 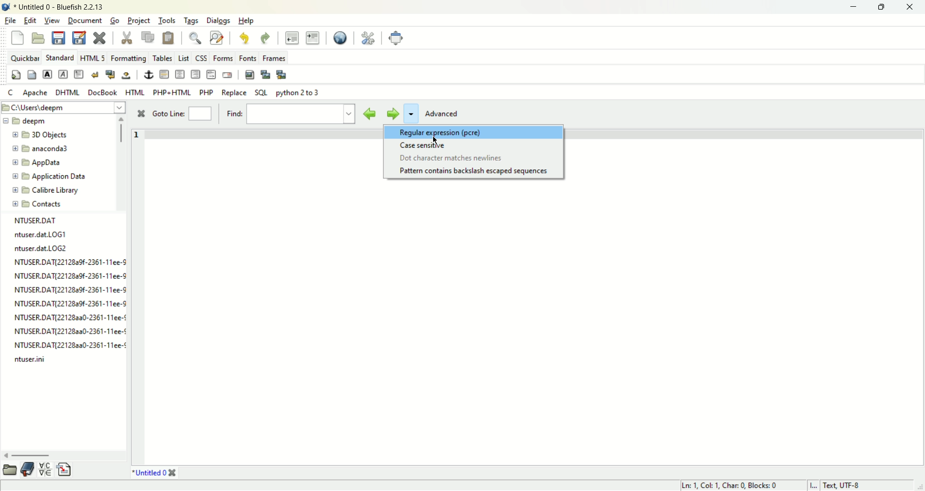 I want to click on redo, so click(x=265, y=39).